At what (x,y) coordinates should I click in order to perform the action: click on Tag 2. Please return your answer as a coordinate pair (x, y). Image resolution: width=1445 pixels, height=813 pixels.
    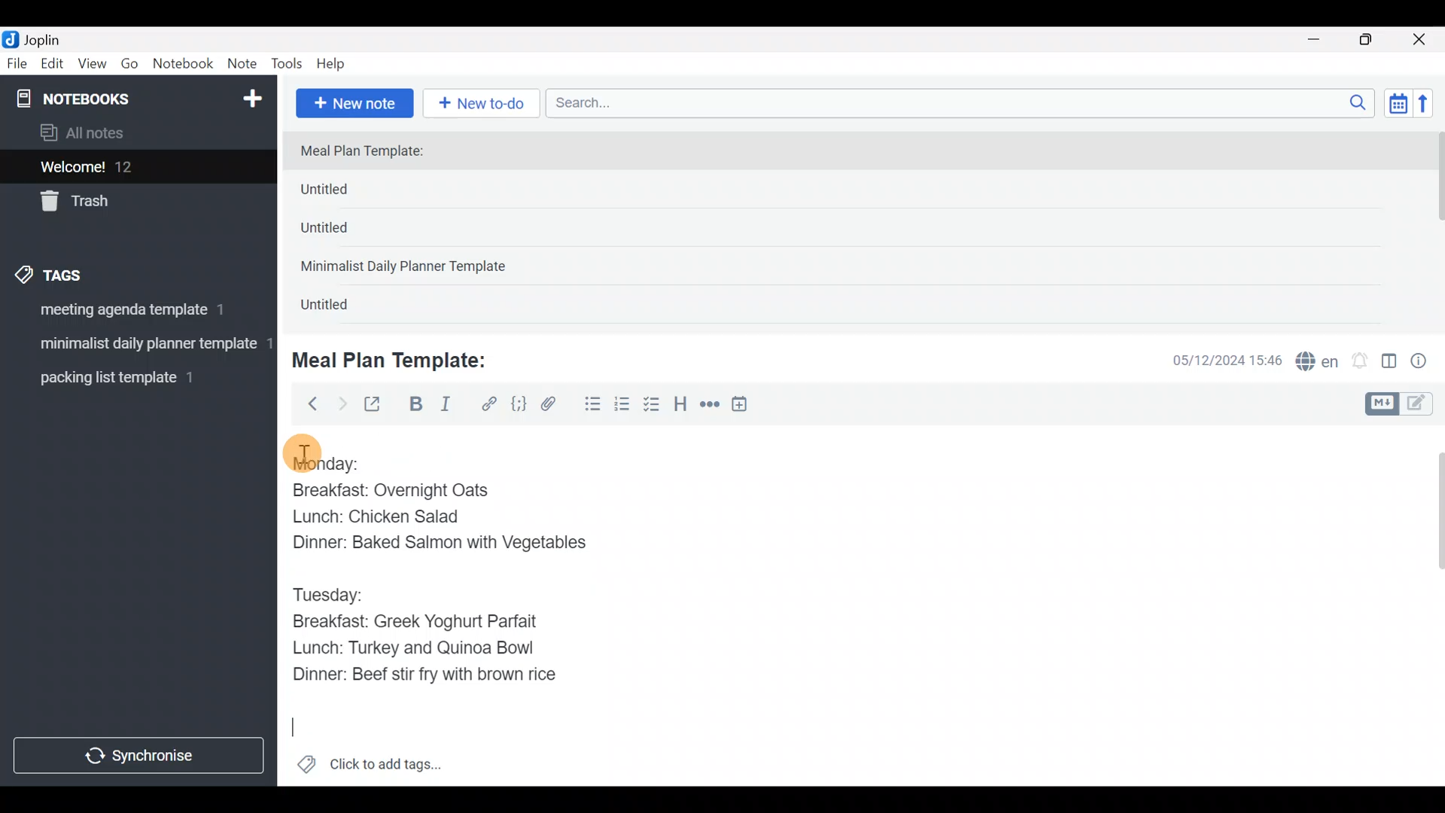
    Looking at the image, I should click on (138, 346).